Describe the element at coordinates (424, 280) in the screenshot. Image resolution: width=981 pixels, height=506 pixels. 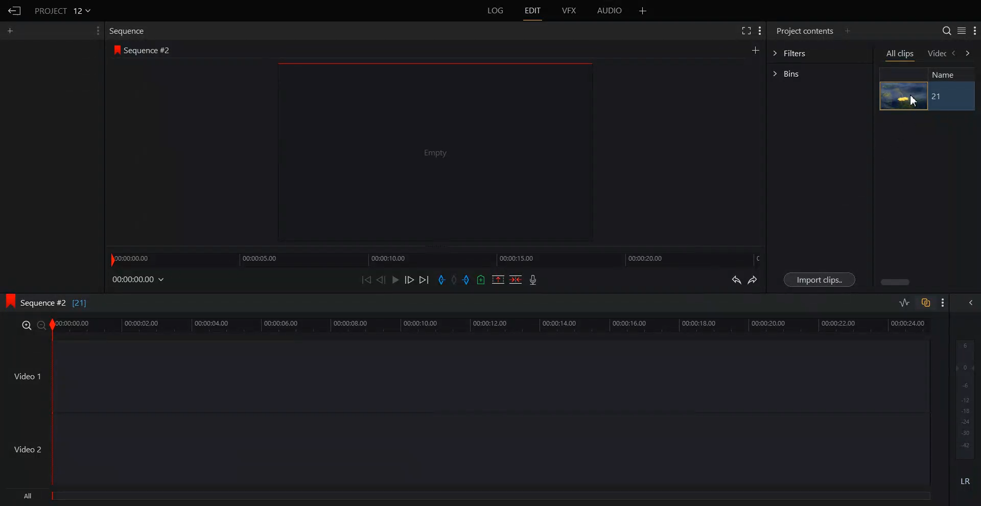
I see `Move Forward` at that location.